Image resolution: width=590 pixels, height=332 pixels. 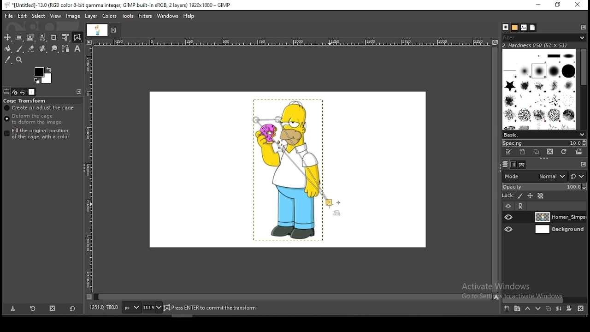 I want to click on document history, so click(x=532, y=28).